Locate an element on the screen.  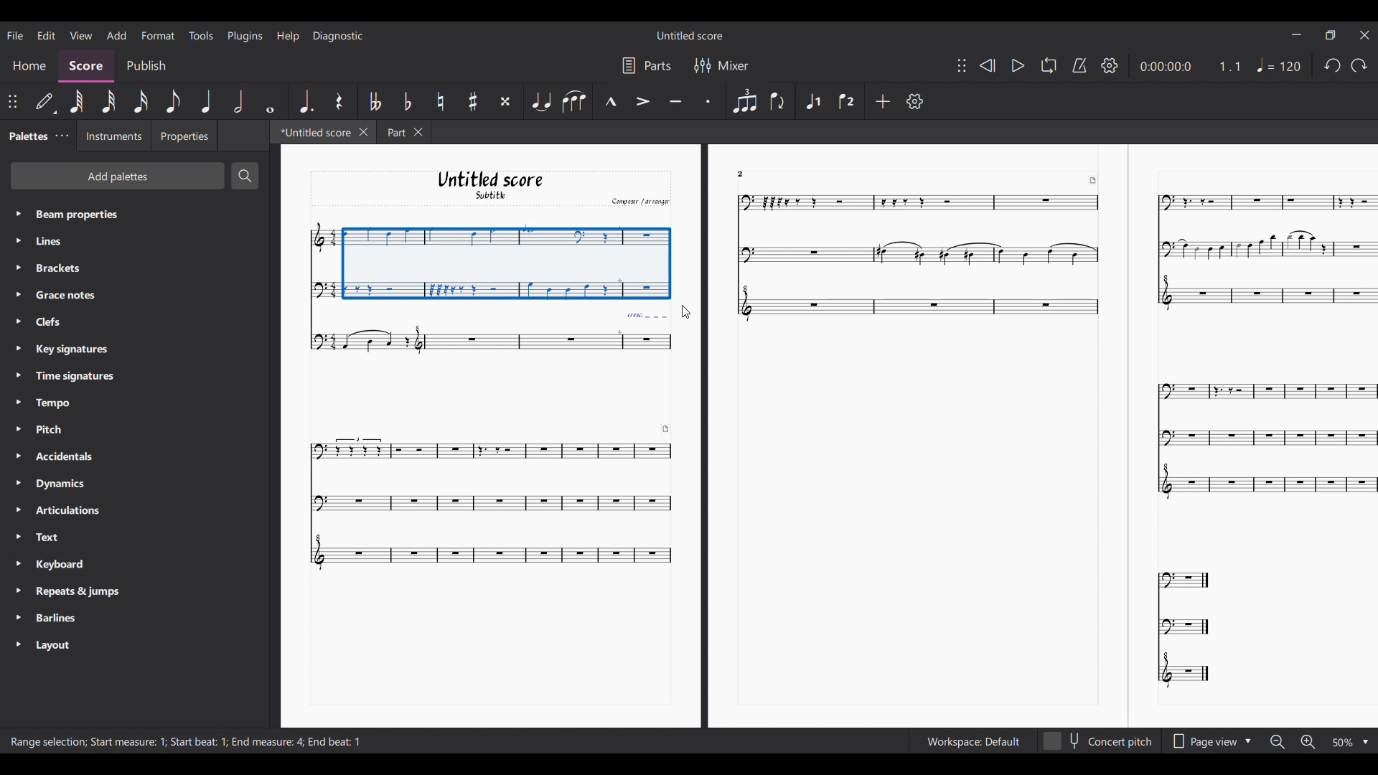
Plugins is located at coordinates (245, 36).